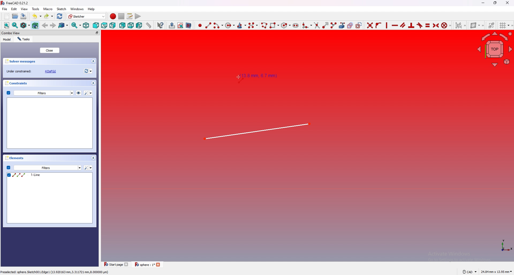 The image size is (514, 275). Describe the element at coordinates (112, 16) in the screenshot. I see `Macro recording` at that location.